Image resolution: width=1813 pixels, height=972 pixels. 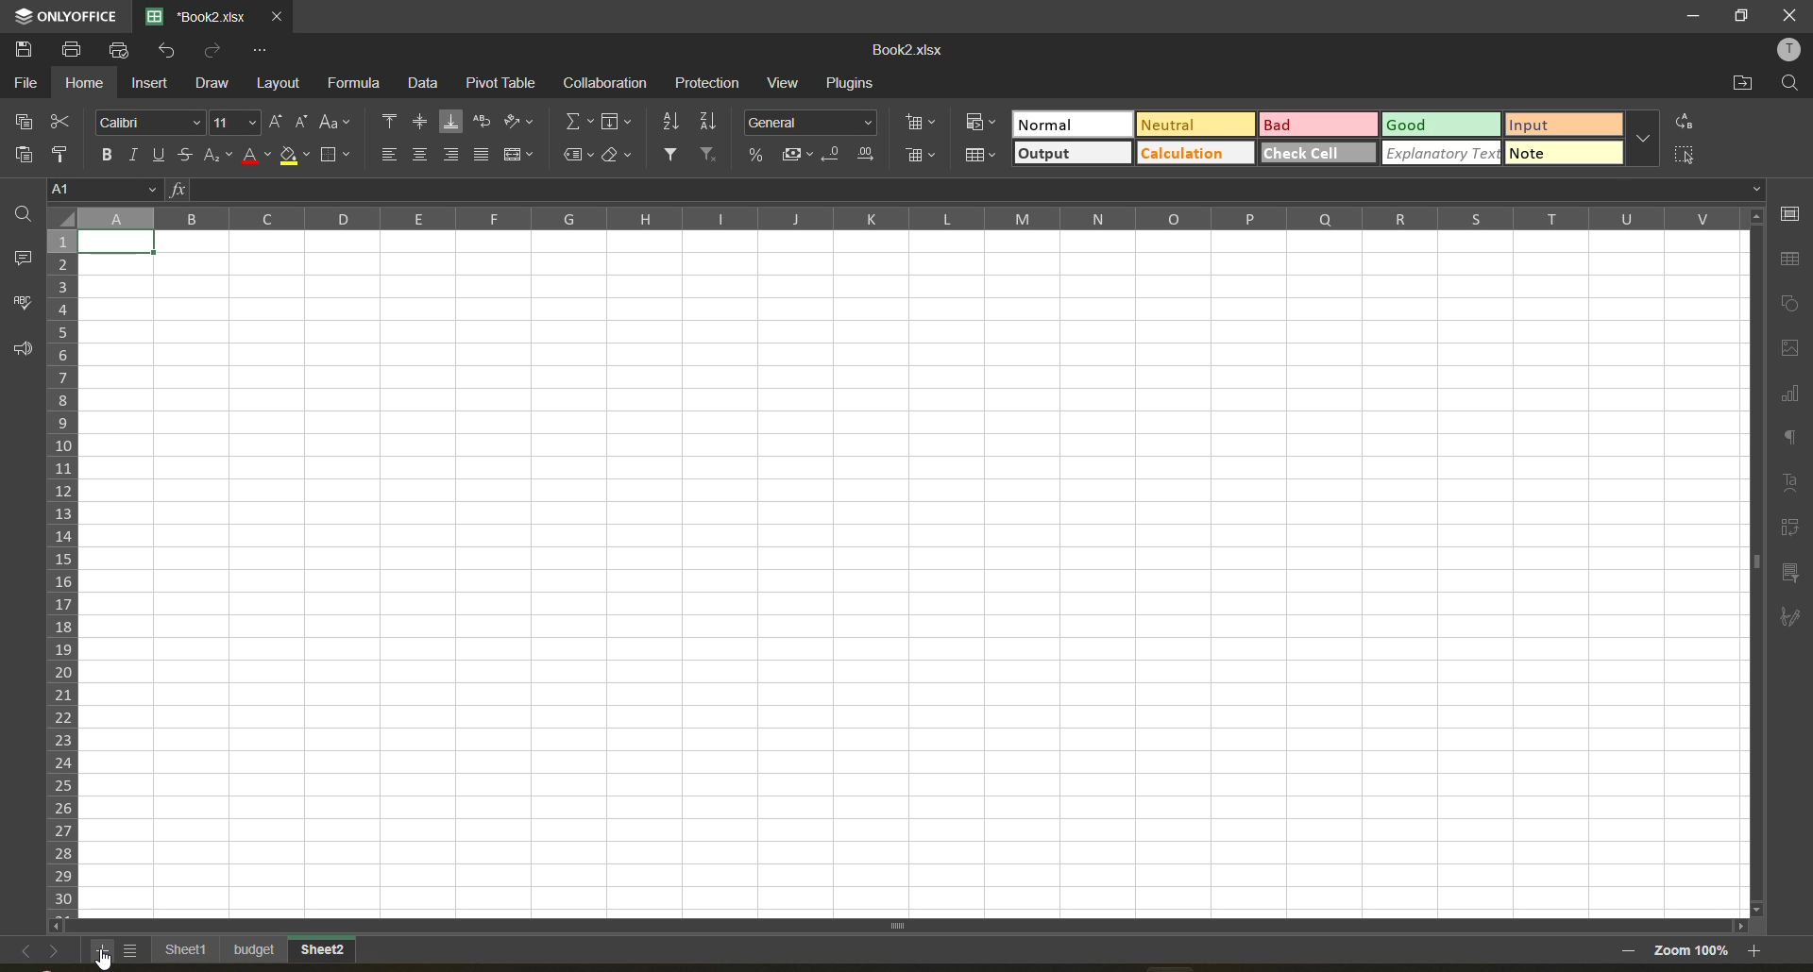 What do you see at coordinates (925, 156) in the screenshot?
I see `delete cells` at bounding box center [925, 156].